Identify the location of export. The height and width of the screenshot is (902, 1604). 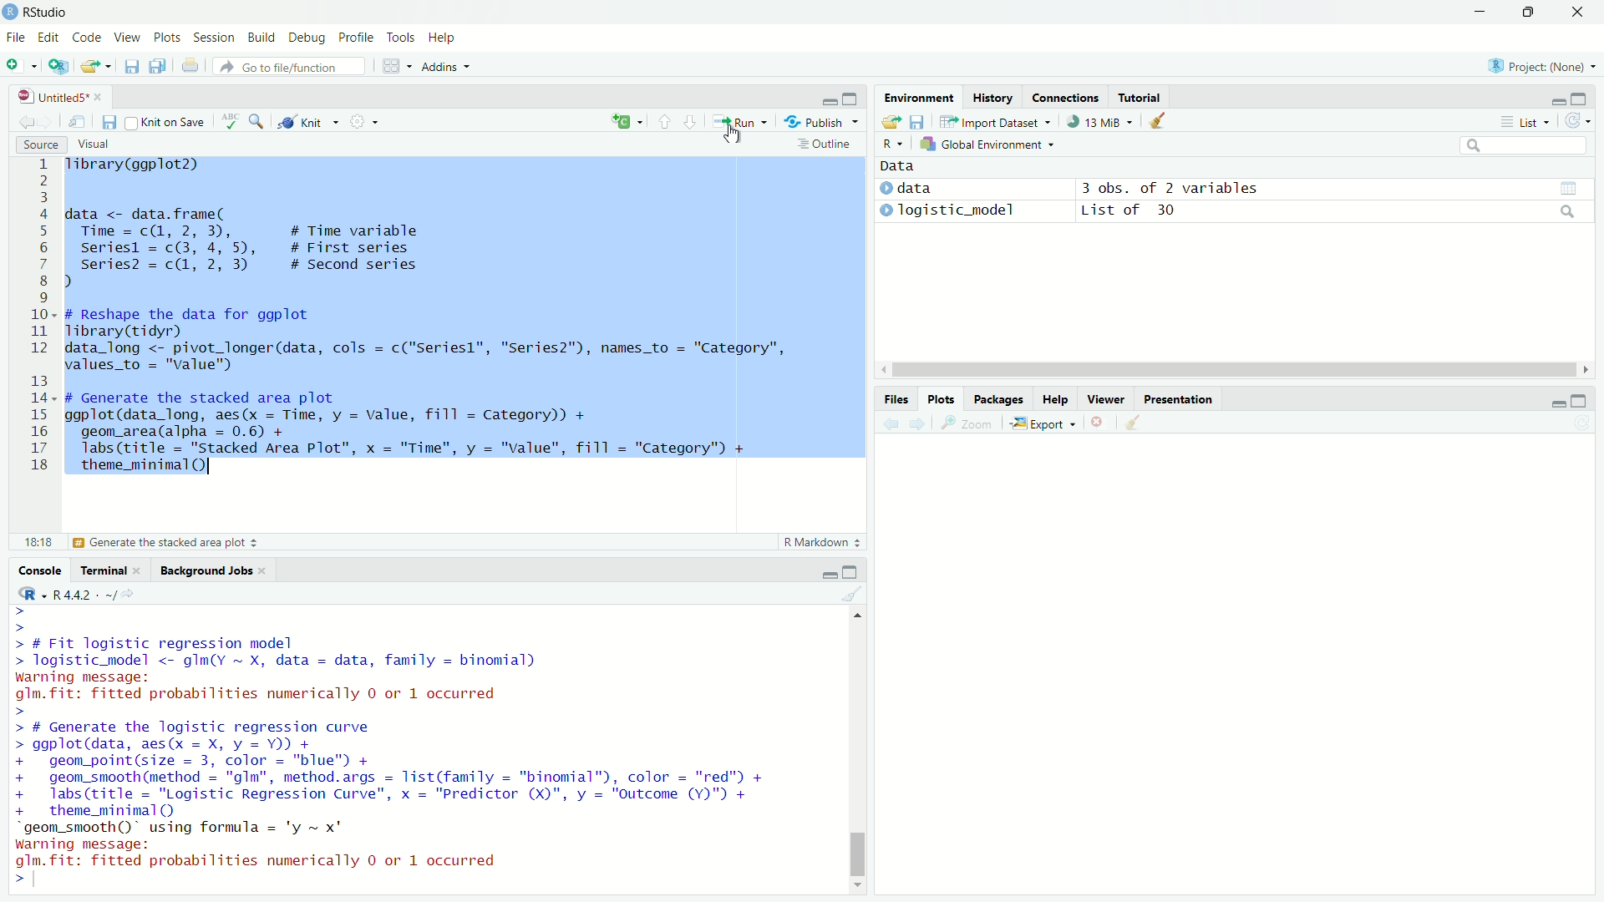
(94, 68).